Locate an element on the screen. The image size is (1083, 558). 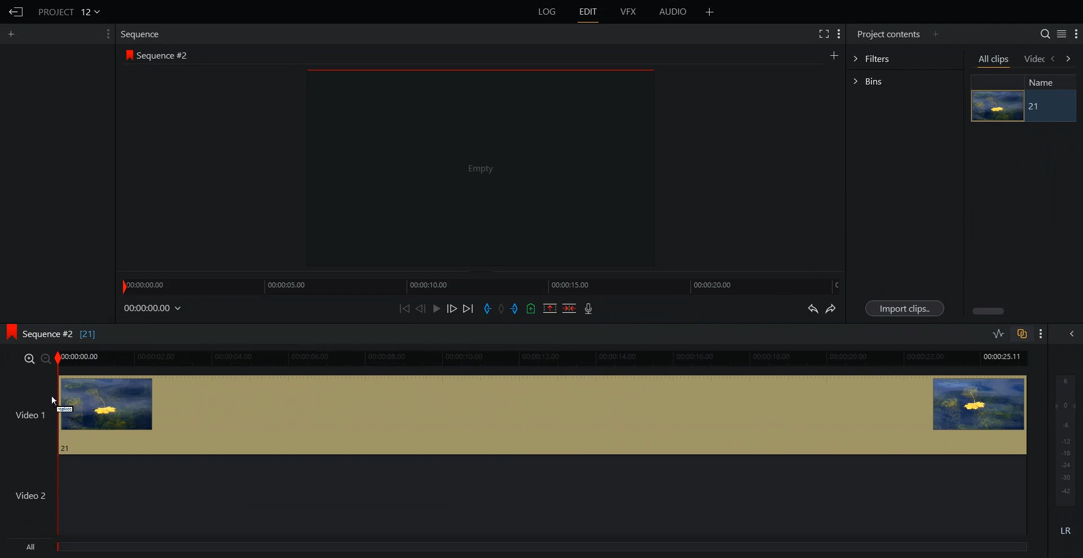
Move Backward is located at coordinates (404, 308).